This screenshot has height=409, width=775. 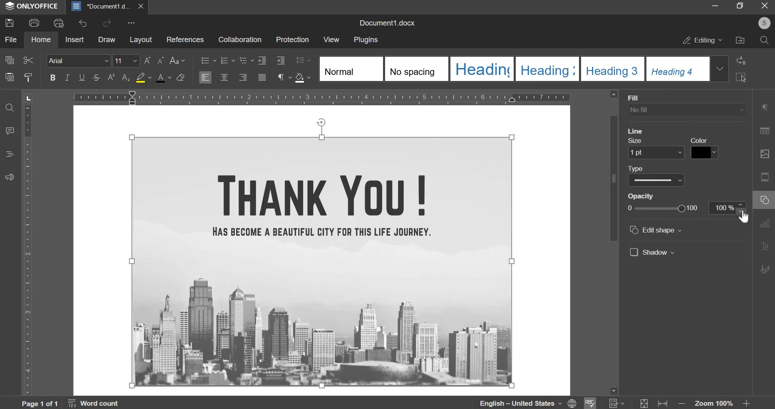 What do you see at coordinates (9, 177) in the screenshot?
I see `feedback` at bounding box center [9, 177].